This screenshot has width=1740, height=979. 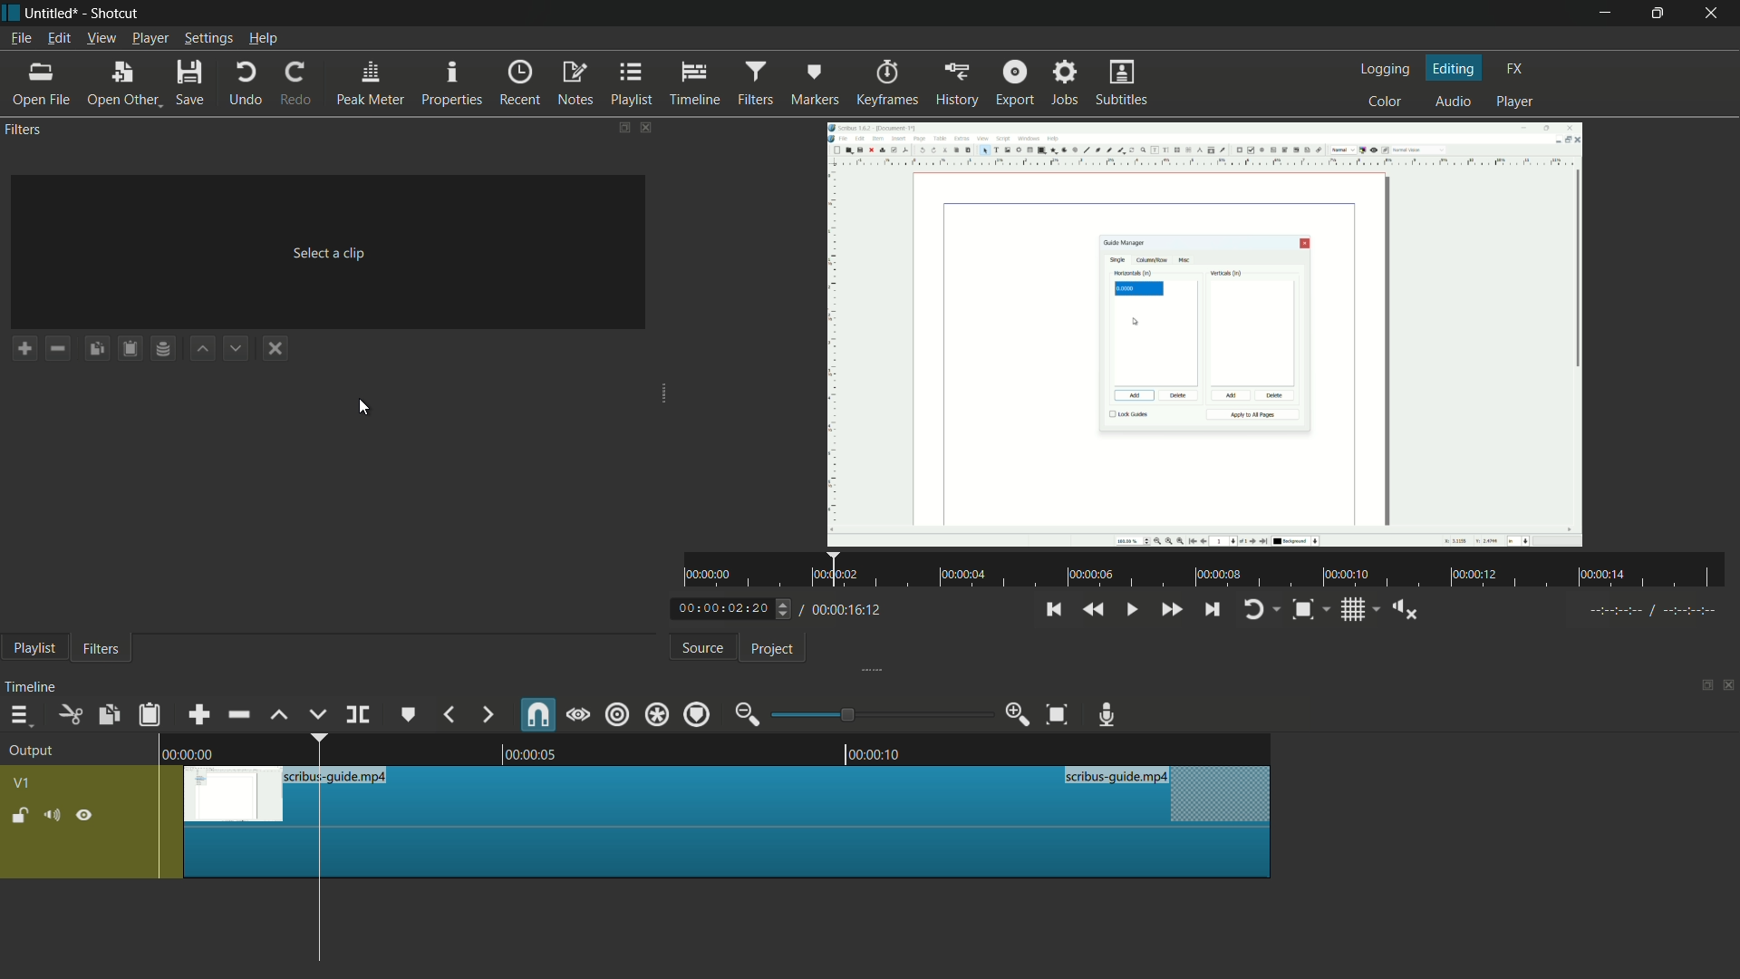 I want to click on video in timeline, so click(x=725, y=822).